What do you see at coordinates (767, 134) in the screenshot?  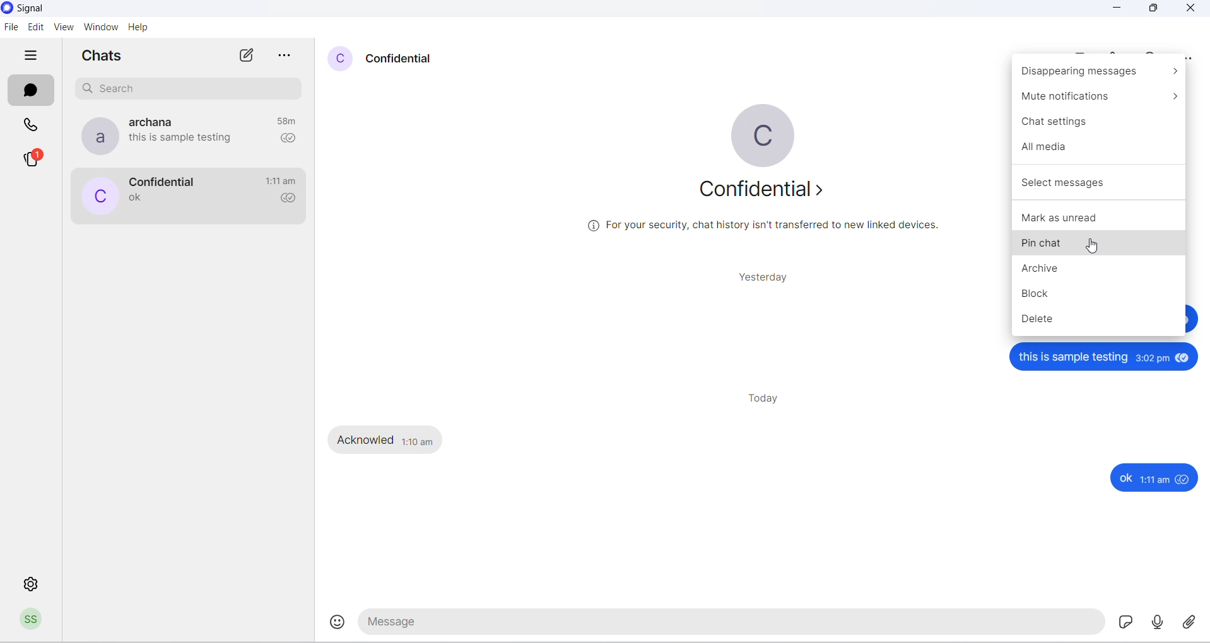 I see `profile picture` at bounding box center [767, 134].